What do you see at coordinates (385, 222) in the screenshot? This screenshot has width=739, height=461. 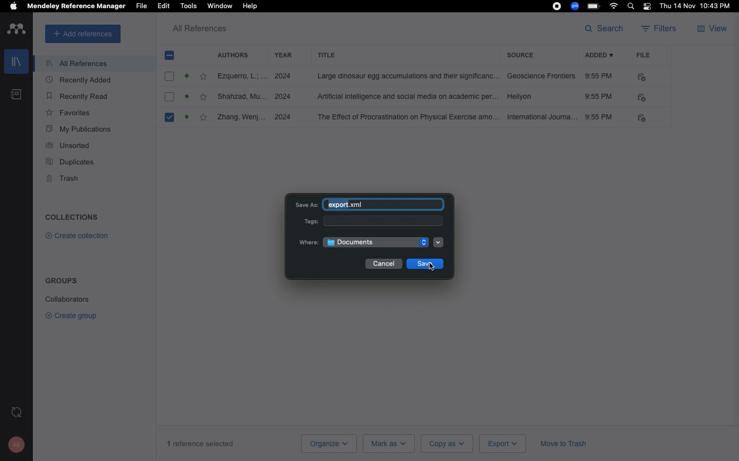 I see `Tags input` at bounding box center [385, 222].